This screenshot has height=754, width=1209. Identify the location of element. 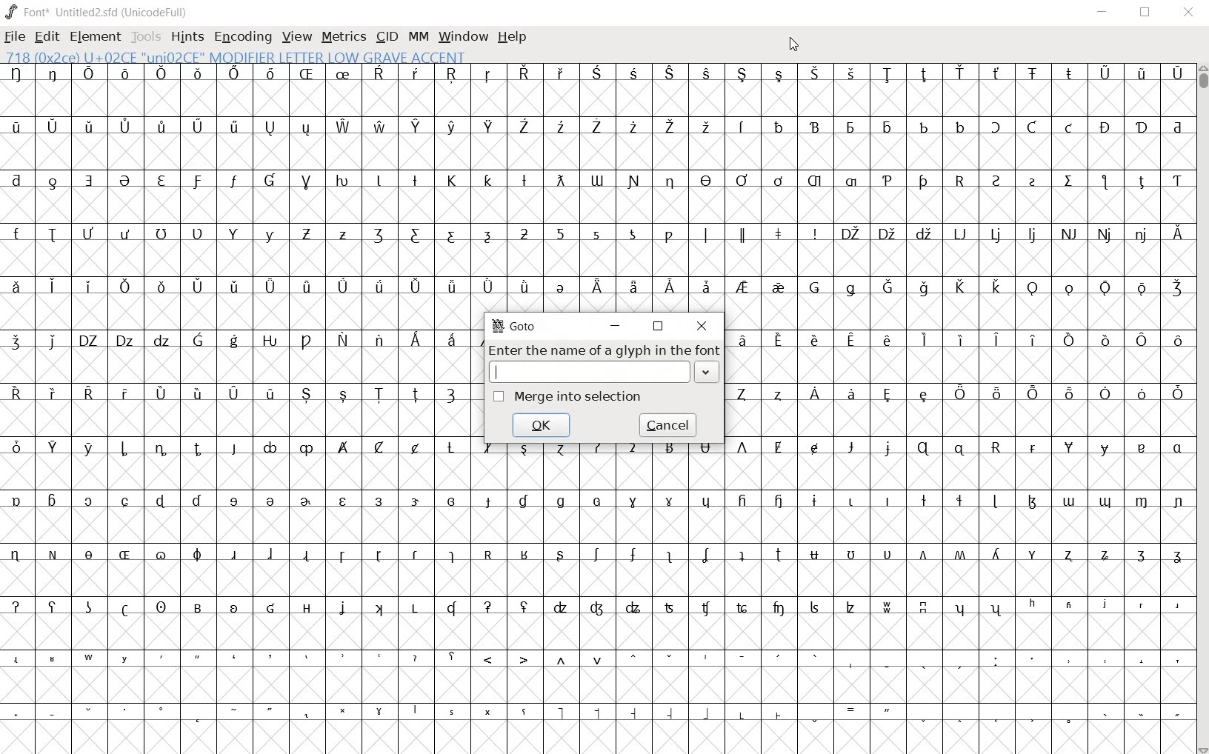
(95, 36).